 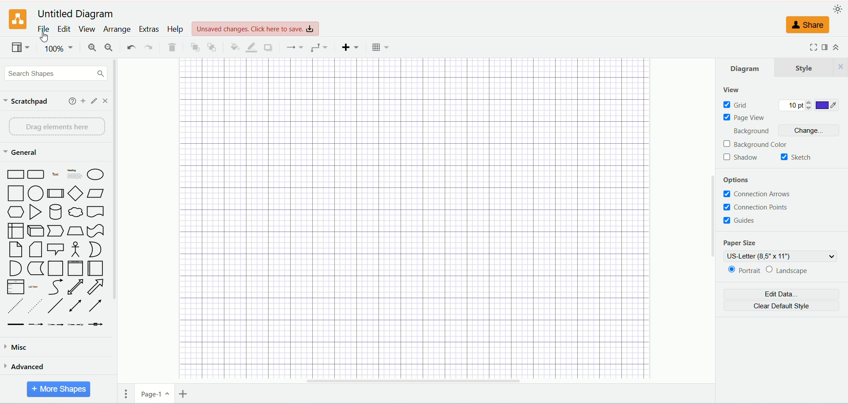 I want to click on US letter, so click(x=781, y=256).